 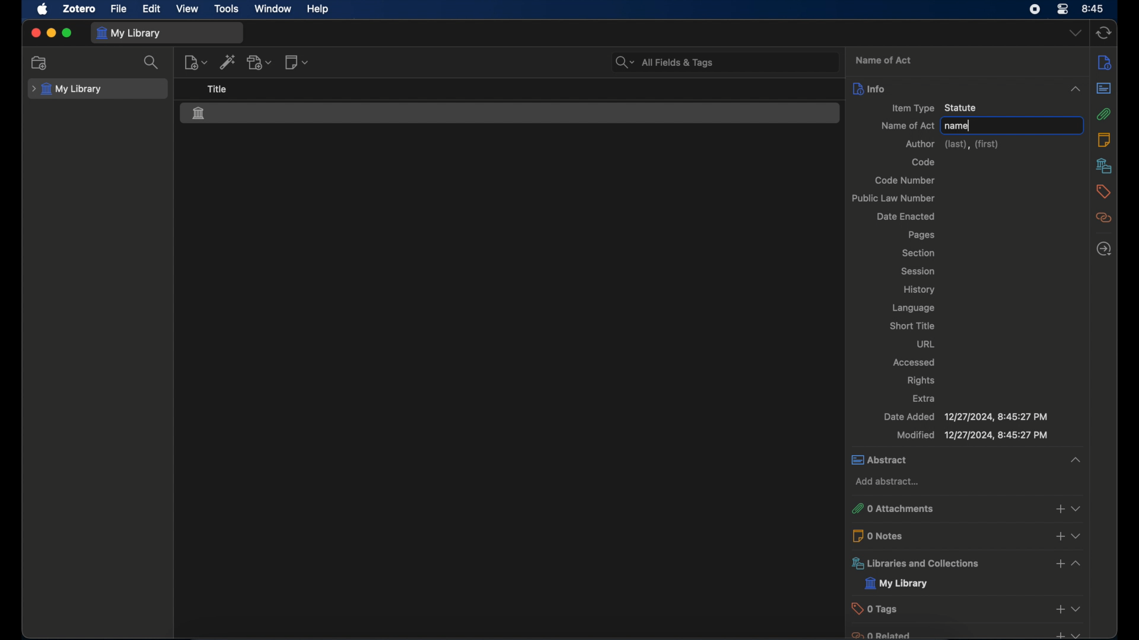 I want to click on new note, so click(x=298, y=63).